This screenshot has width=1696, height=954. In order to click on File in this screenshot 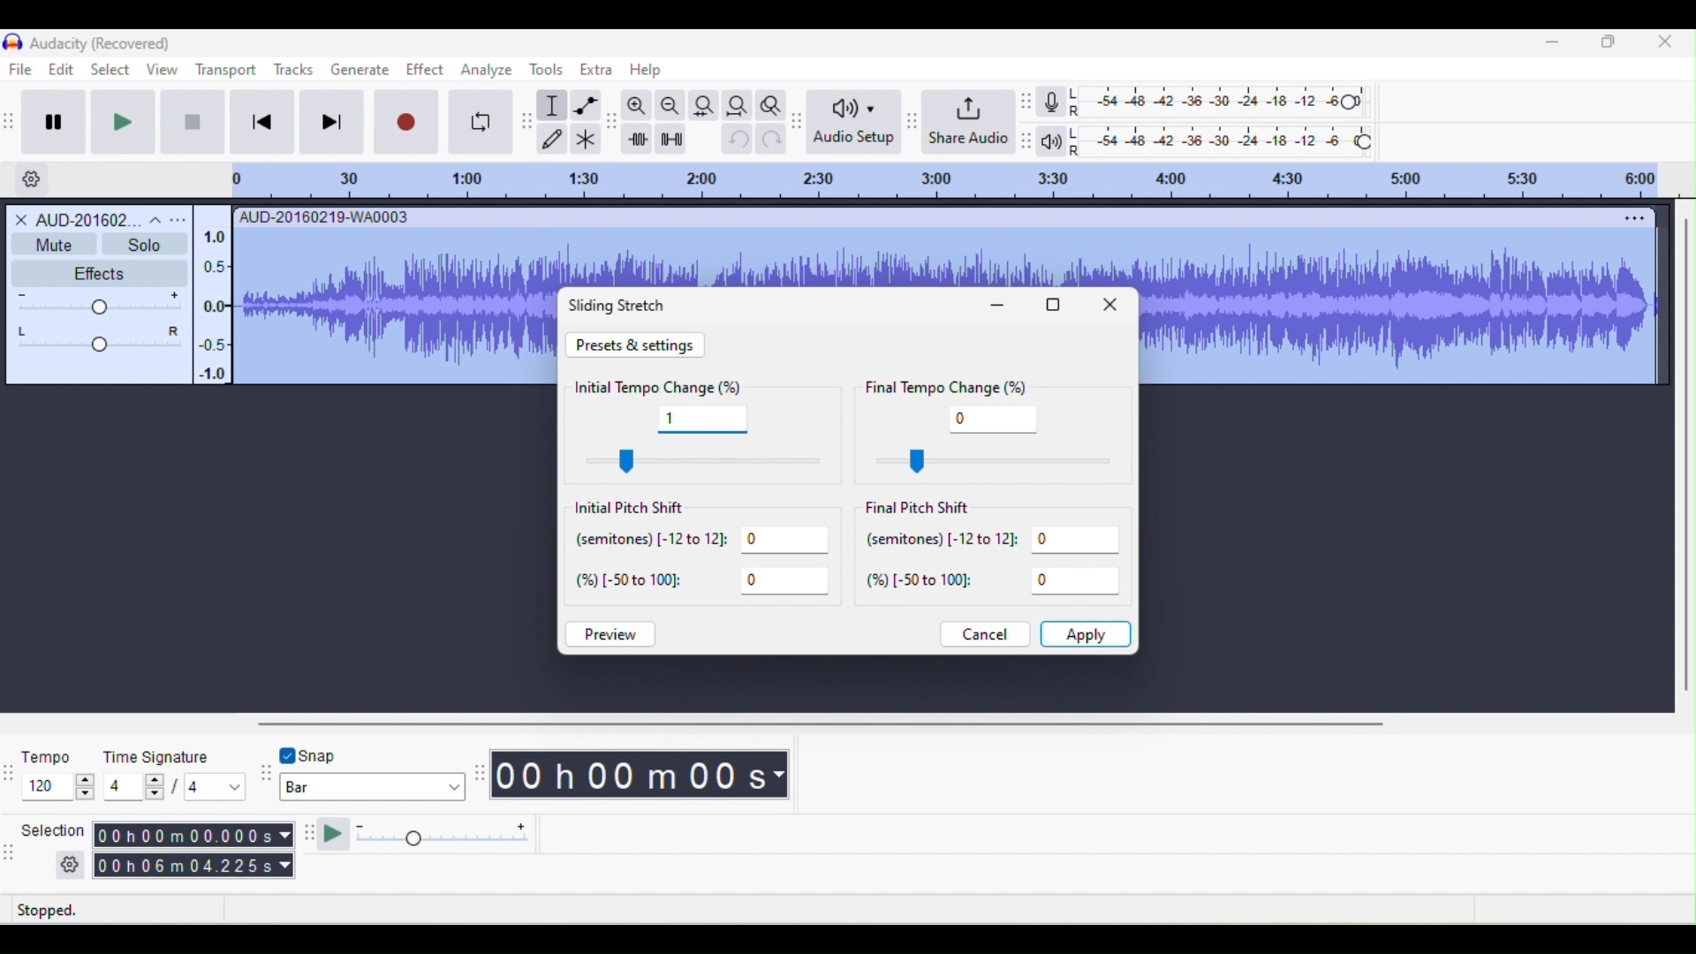, I will do `click(22, 69)`.